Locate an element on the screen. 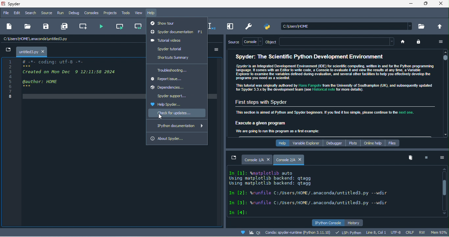 Image resolution: width=449 pixels, height=237 pixels. run current cell is located at coordinates (120, 27).